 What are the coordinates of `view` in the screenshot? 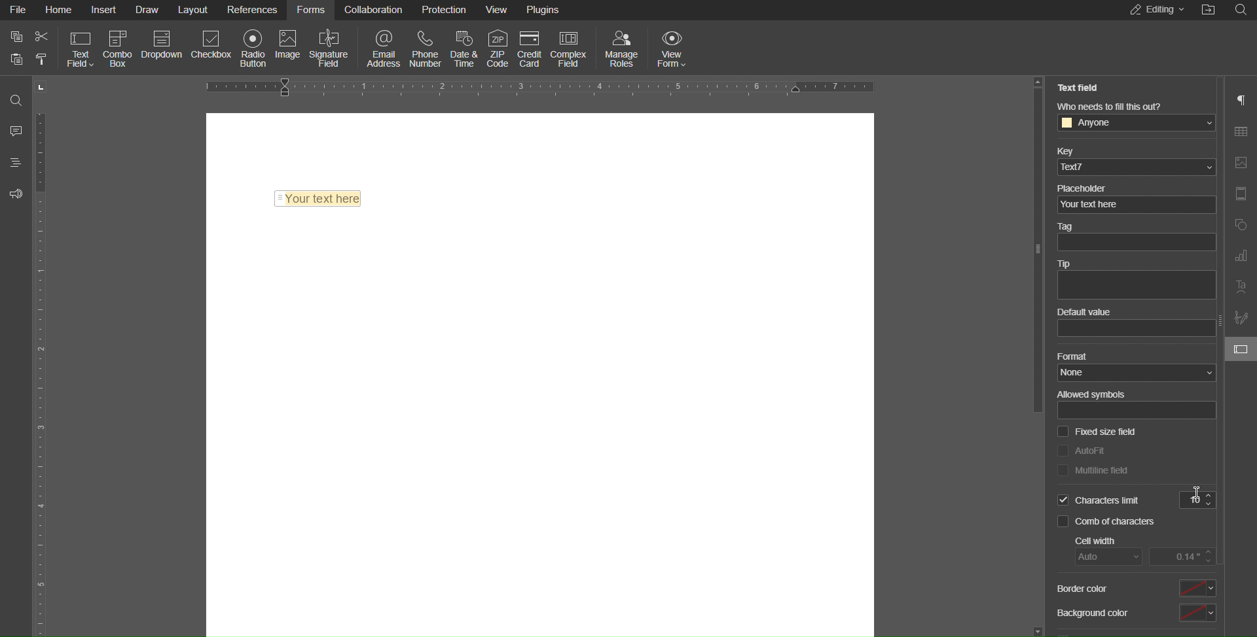 It's located at (498, 10).